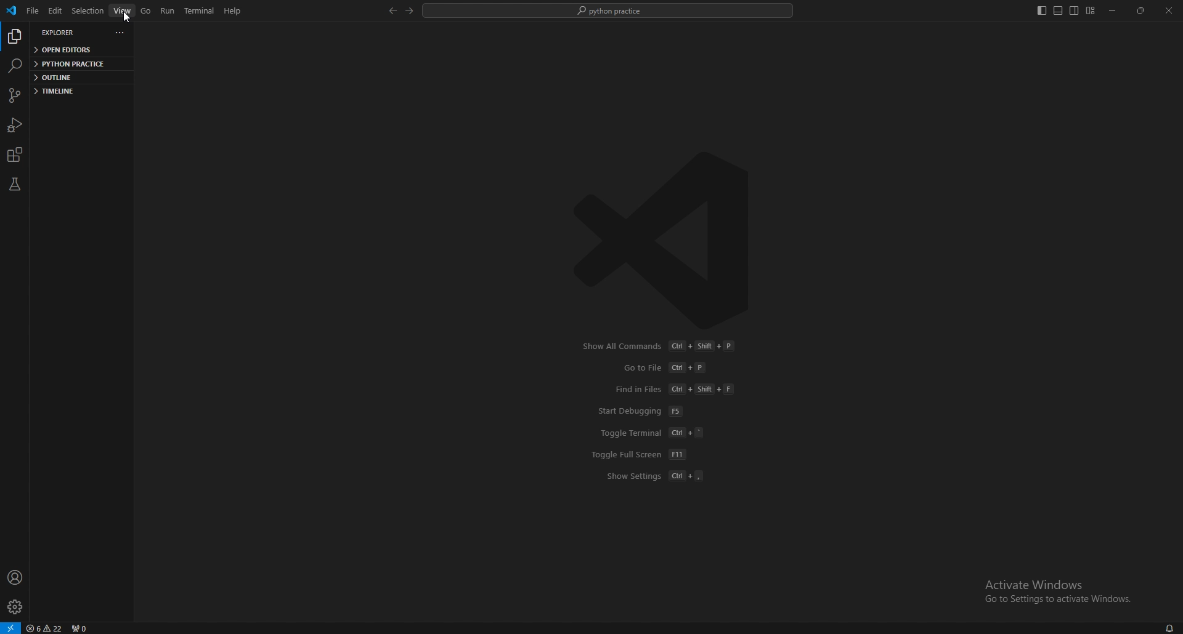 The height and width of the screenshot is (634, 1183). Describe the element at coordinates (15, 95) in the screenshot. I see `source control` at that location.